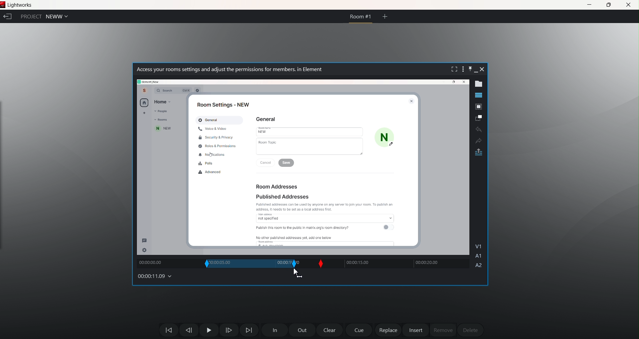 The height and width of the screenshot is (339, 639). What do you see at coordinates (267, 119) in the screenshot?
I see `General` at bounding box center [267, 119].